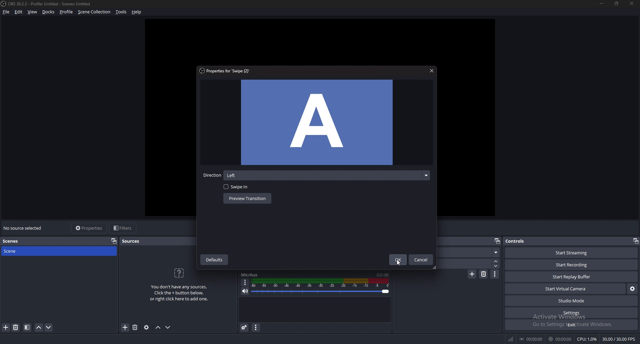  Describe the element at coordinates (49, 328) in the screenshot. I see `move scene down` at that location.